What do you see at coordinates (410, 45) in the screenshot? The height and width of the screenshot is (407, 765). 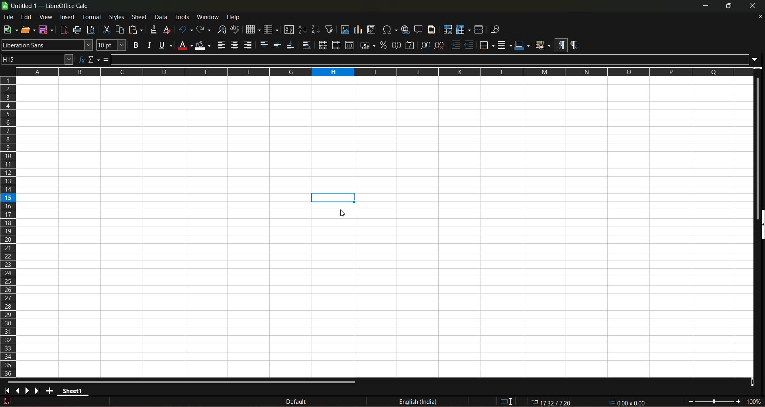 I see `format as date` at bounding box center [410, 45].